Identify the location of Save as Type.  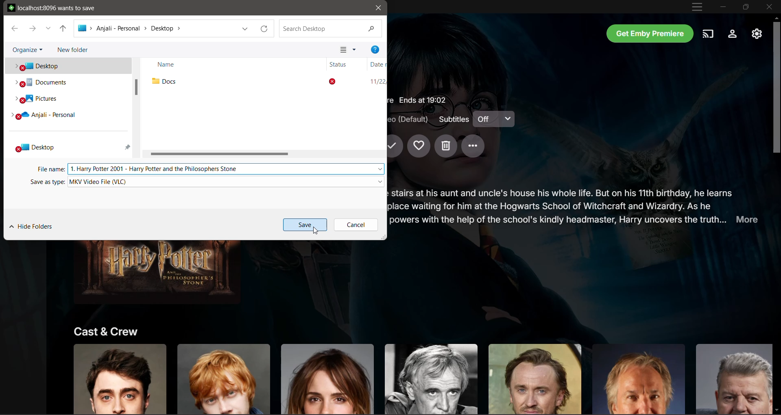
(47, 183).